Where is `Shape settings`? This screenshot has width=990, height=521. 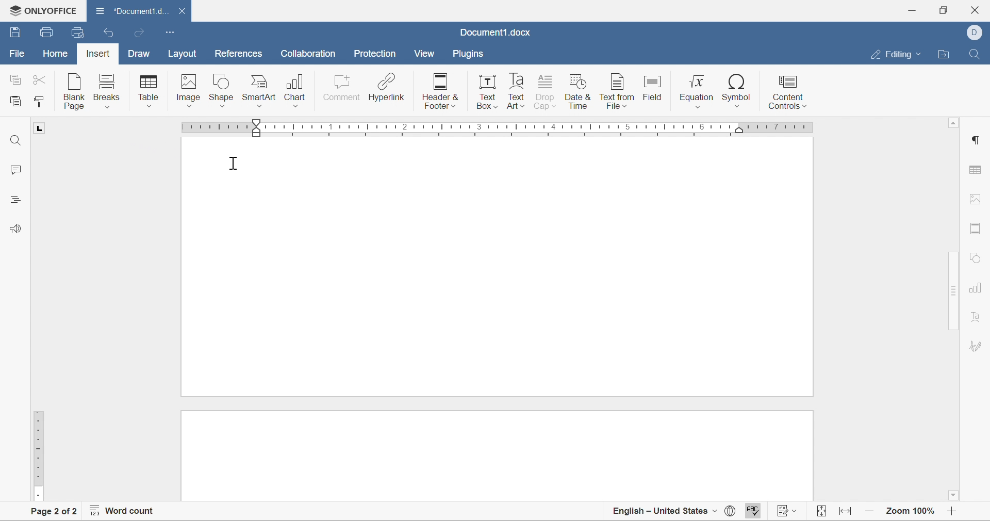
Shape settings is located at coordinates (976, 257).